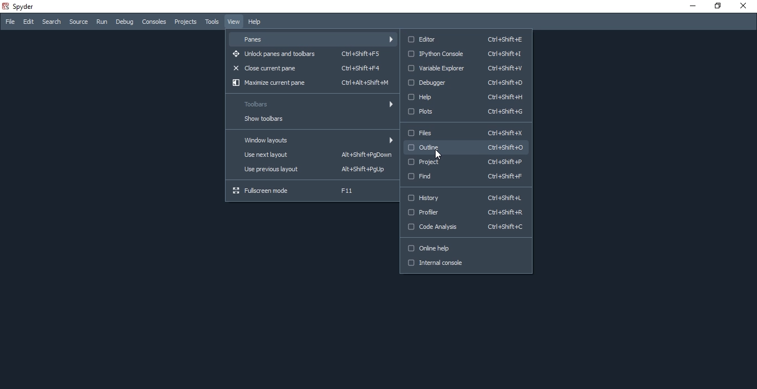 The height and width of the screenshot is (389, 757). I want to click on Outline, so click(467, 146).